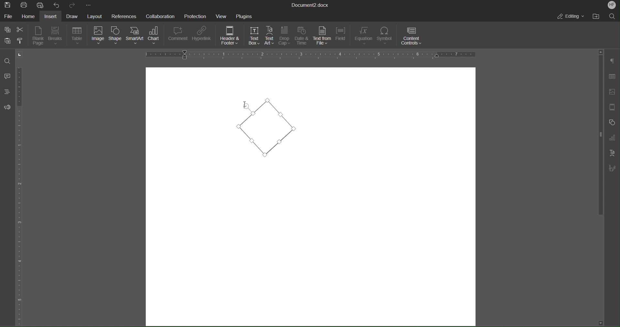 The width and height of the screenshot is (620, 327). I want to click on Hyperlink, so click(203, 36).